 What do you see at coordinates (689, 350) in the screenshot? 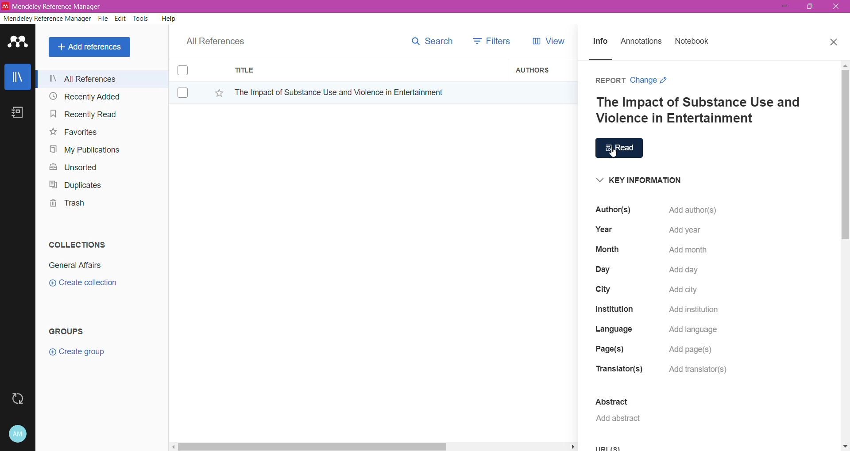
I see `Click to Add page(s)` at bounding box center [689, 350].